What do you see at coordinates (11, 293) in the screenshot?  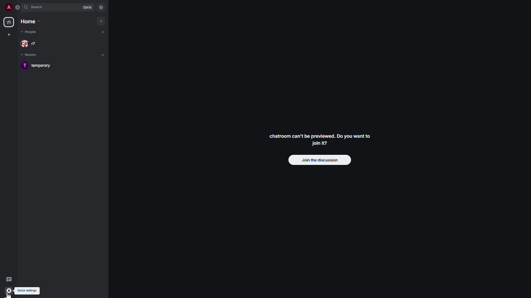 I see `cursor` at bounding box center [11, 293].